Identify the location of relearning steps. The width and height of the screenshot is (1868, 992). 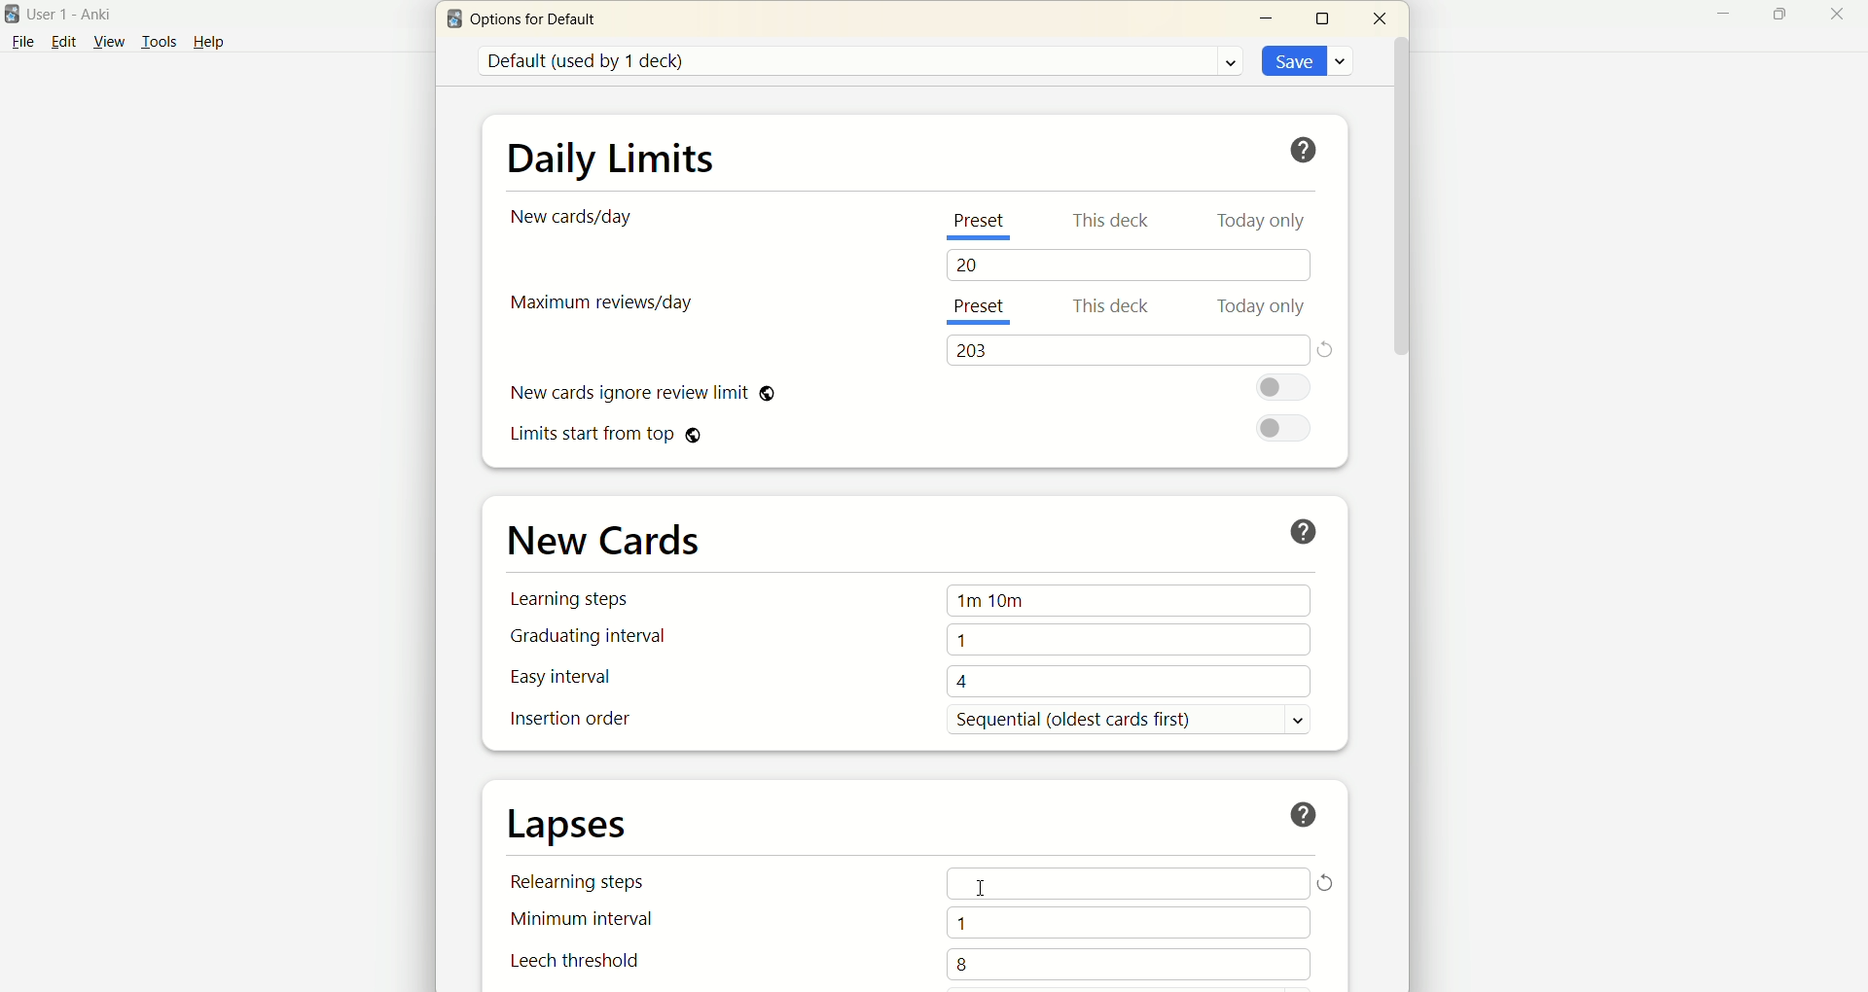
(585, 887).